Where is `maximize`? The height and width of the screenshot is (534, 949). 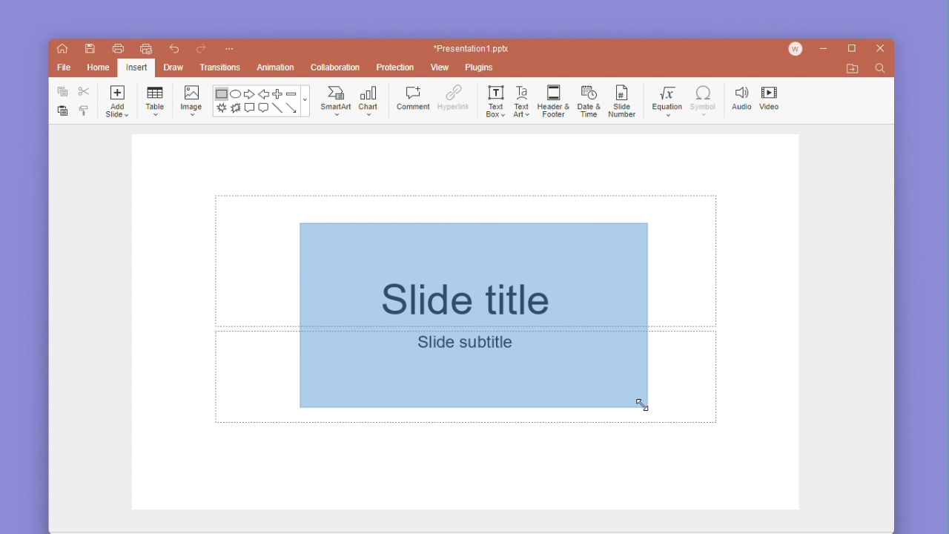
maximize is located at coordinates (850, 49).